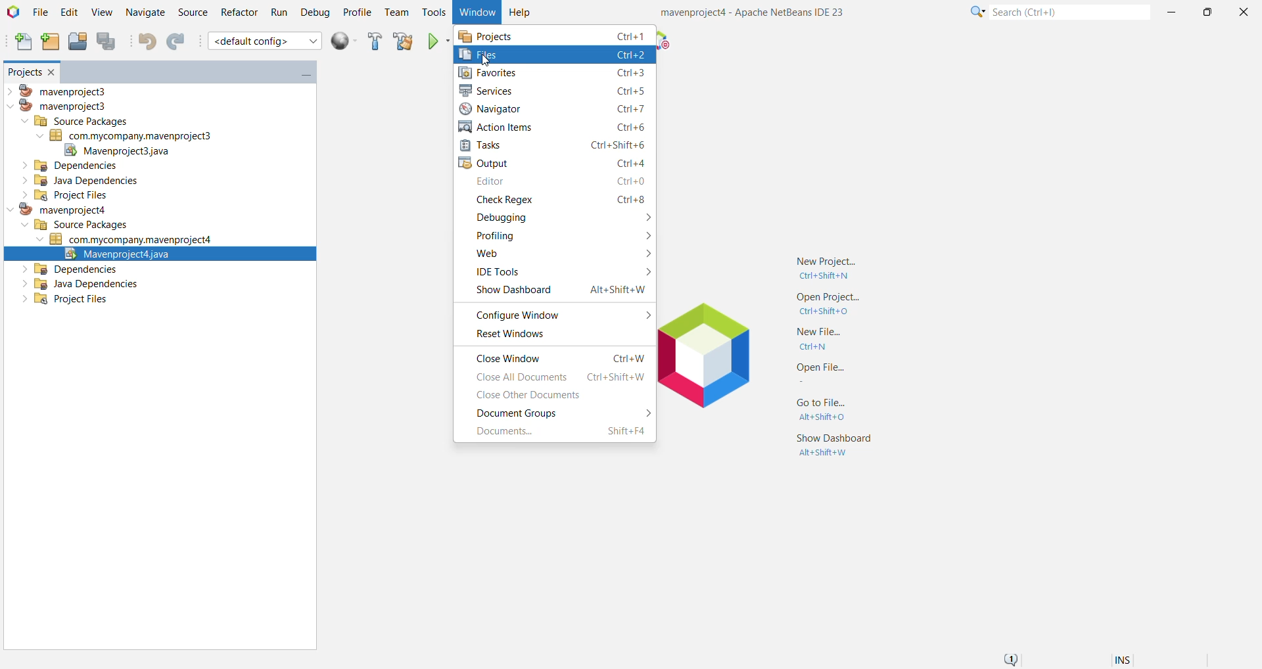 The width and height of the screenshot is (1262, 669). What do you see at coordinates (68, 12) in the screenshot?
I see `Edit` at bounding box center [68, 12].